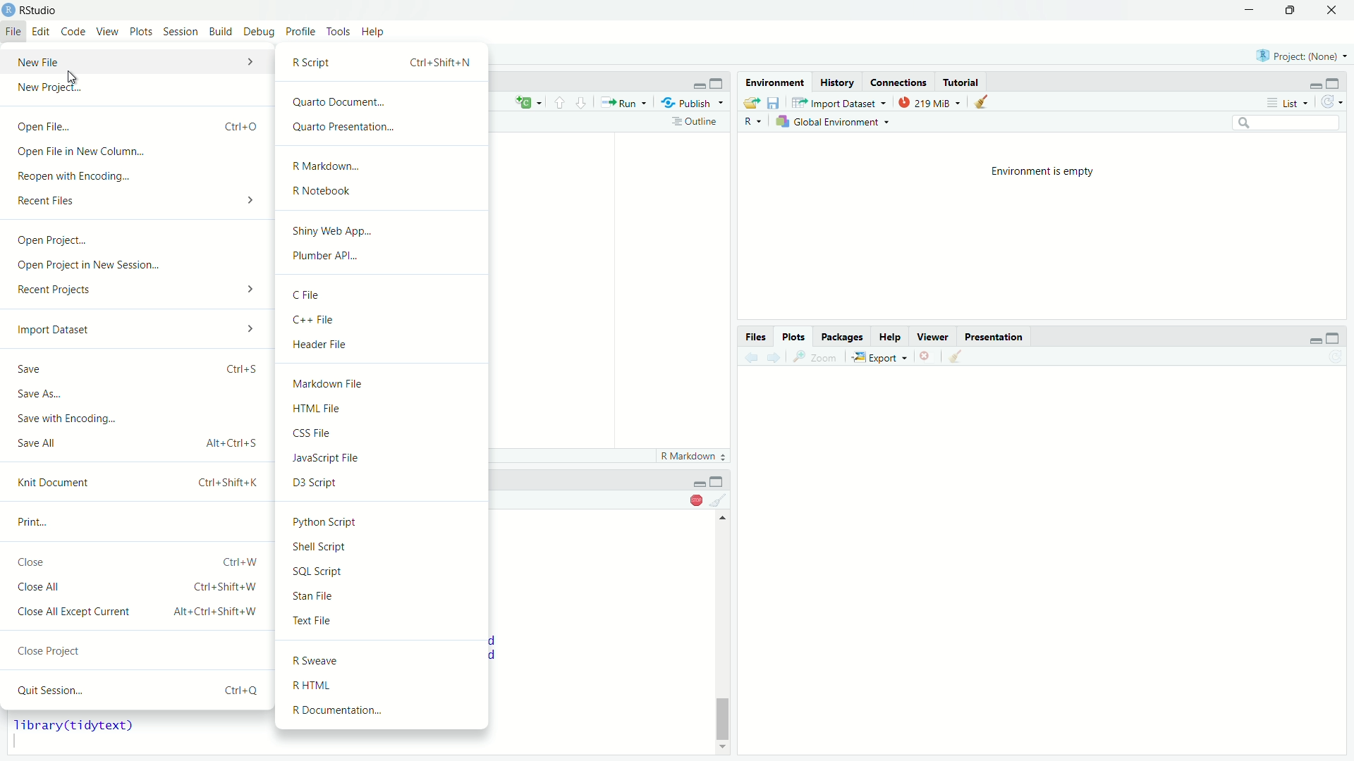 This screenshot has width=1354, height=761. I want to click on Knit Document, so click(137, 481).